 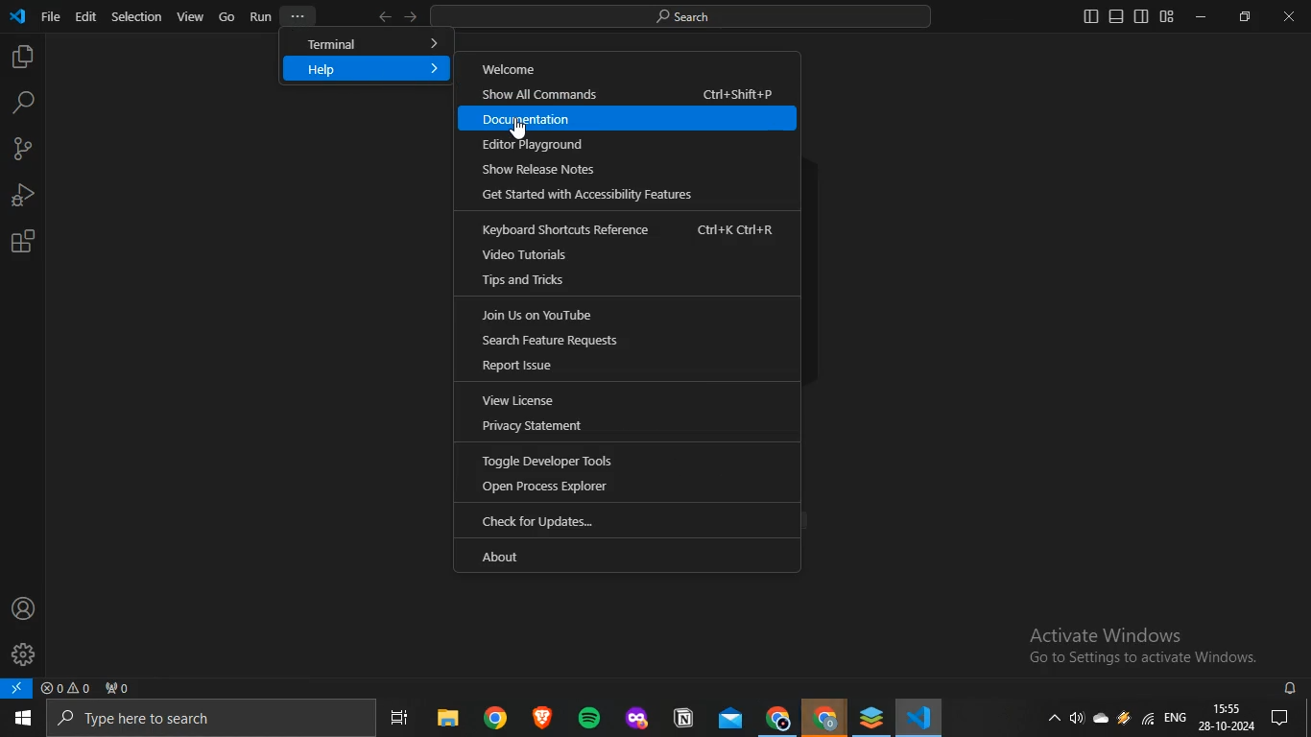 I want to click on search, so click(x=23, y=103).